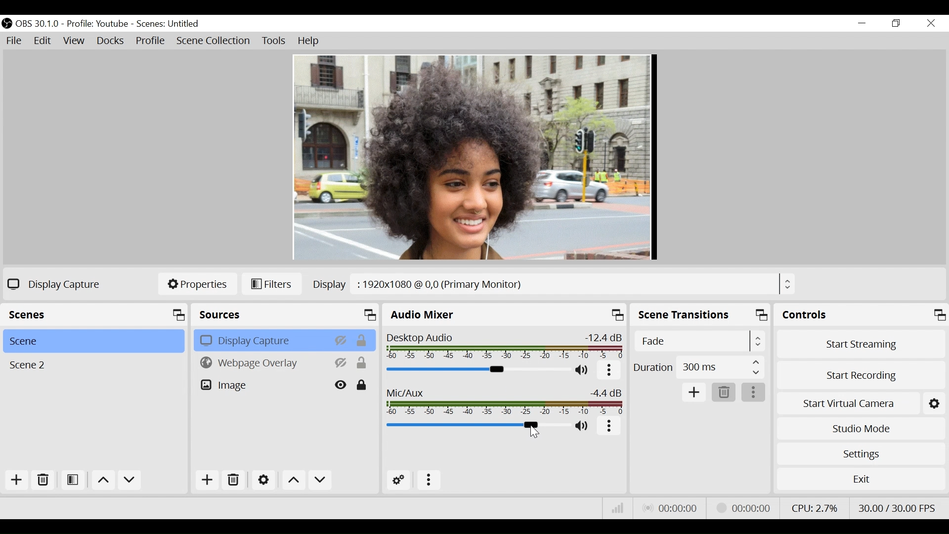 The image size is (949, 534). Describe the element at coordinates (860, 452) in the screenshot. I see `Settings` at that location.